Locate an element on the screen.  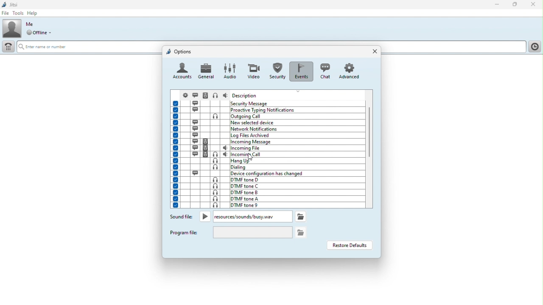
help is located at coordinates (34, 13).